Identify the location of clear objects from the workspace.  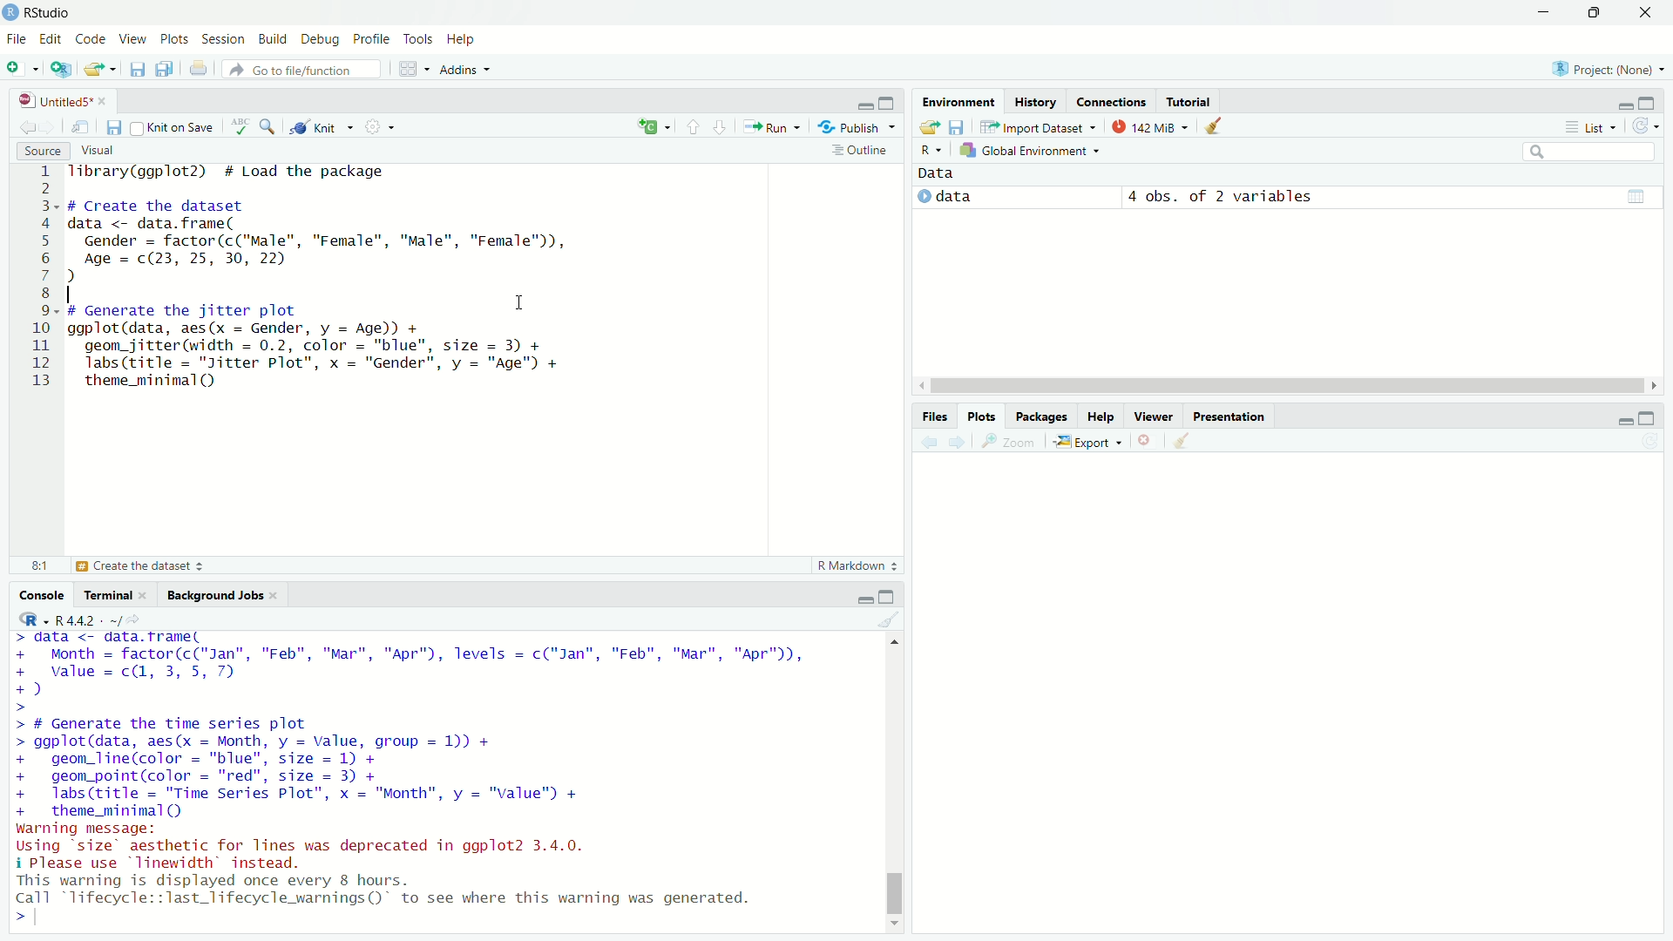
(1220, 126).